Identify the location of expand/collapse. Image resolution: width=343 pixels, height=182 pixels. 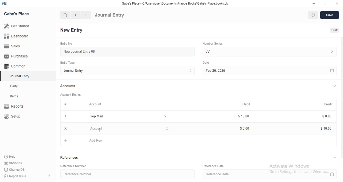
(334, 86).